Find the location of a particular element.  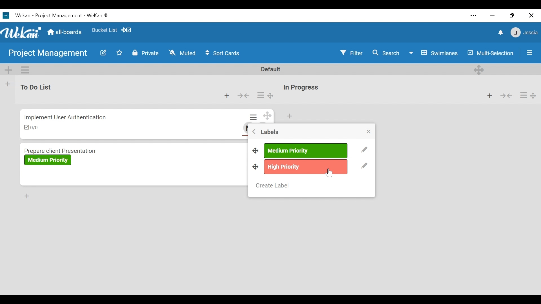

List Name is located at coordinates (35, 86).